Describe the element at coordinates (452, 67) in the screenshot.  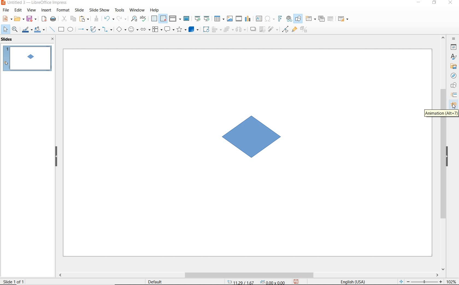
I see `gallery` at that location.